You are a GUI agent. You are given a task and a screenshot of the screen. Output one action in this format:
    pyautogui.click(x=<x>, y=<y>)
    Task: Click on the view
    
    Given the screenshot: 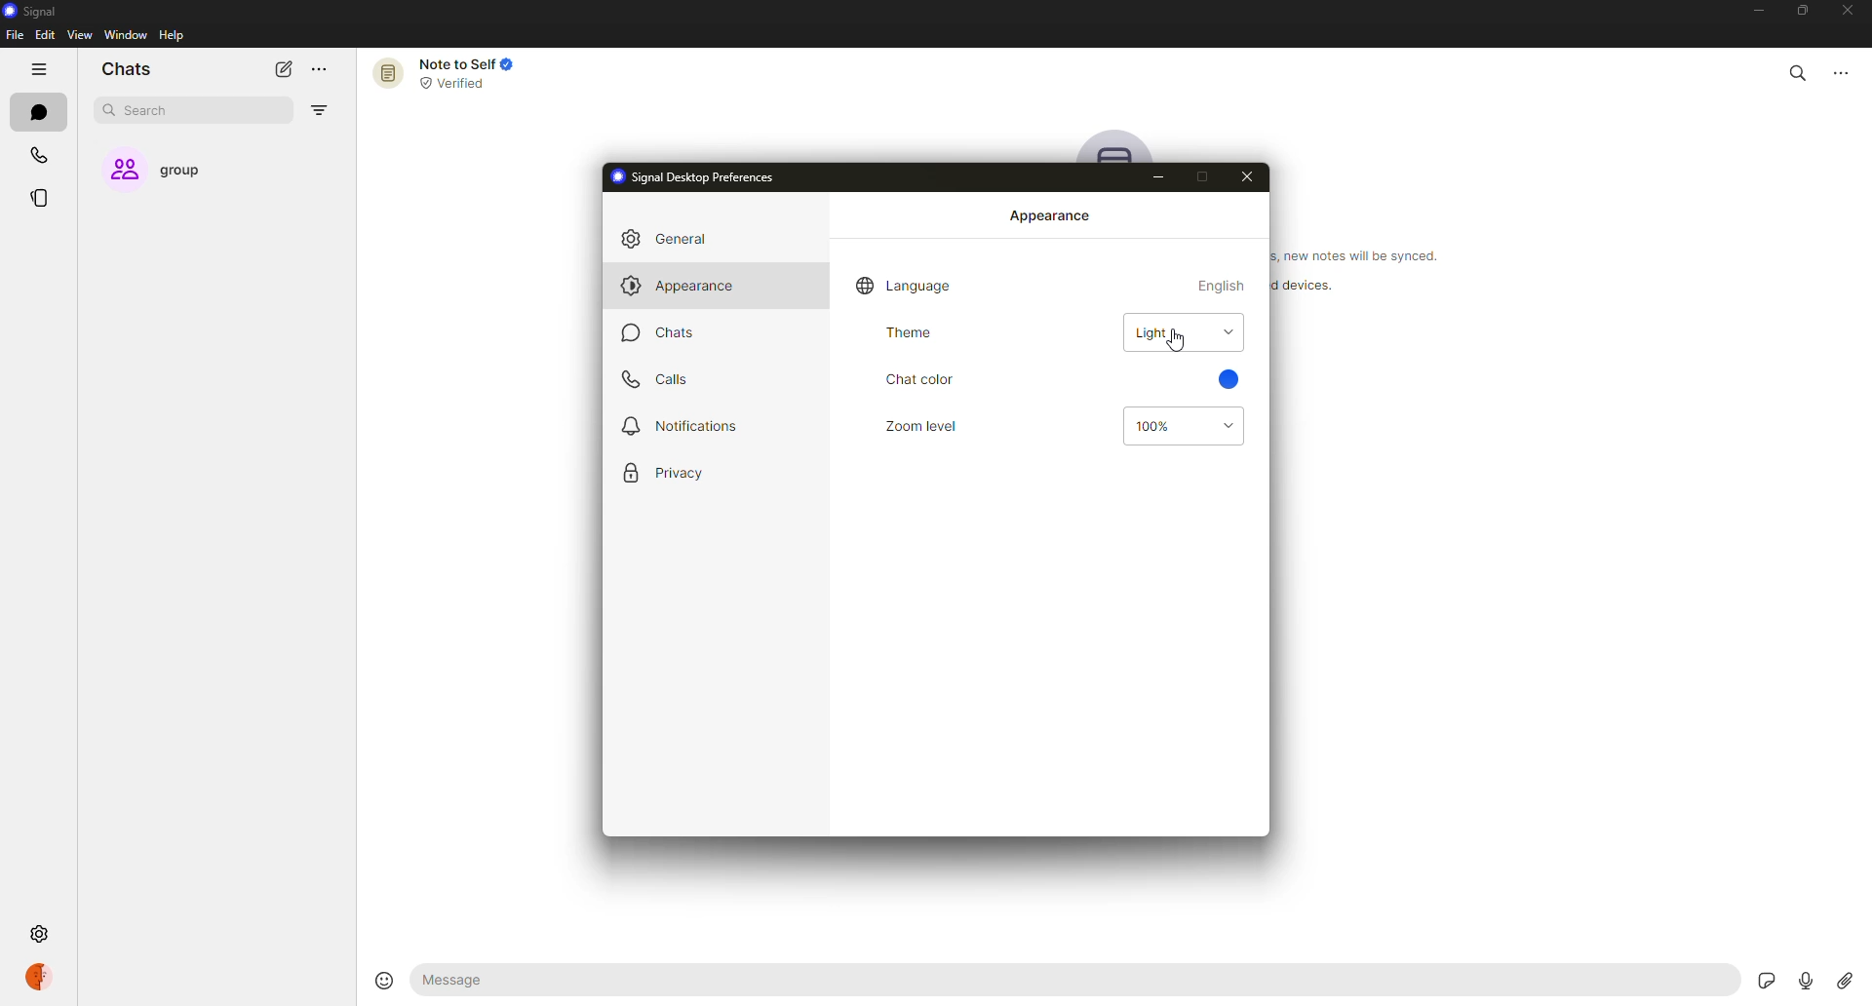 What is the action you would take?
    pyautogui.click(x=79, y=34)
    